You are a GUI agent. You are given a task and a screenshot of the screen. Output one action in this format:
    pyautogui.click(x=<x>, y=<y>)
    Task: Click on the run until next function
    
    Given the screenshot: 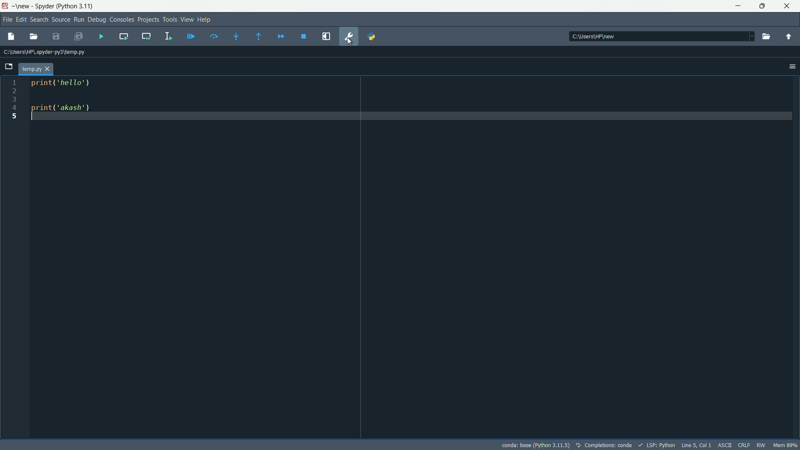 What is the action you would take?
    pyautogui.click(x=259, y=37)
    